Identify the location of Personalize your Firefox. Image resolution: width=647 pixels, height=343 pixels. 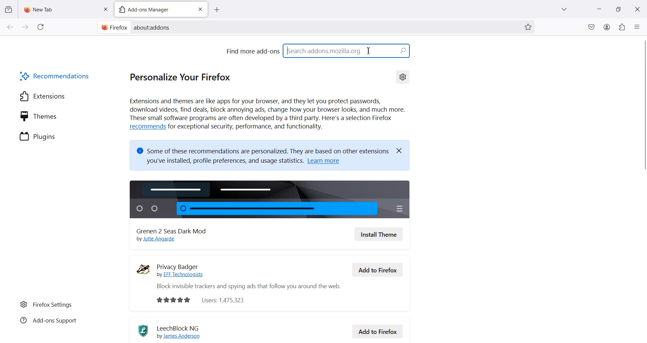
(184, 76).